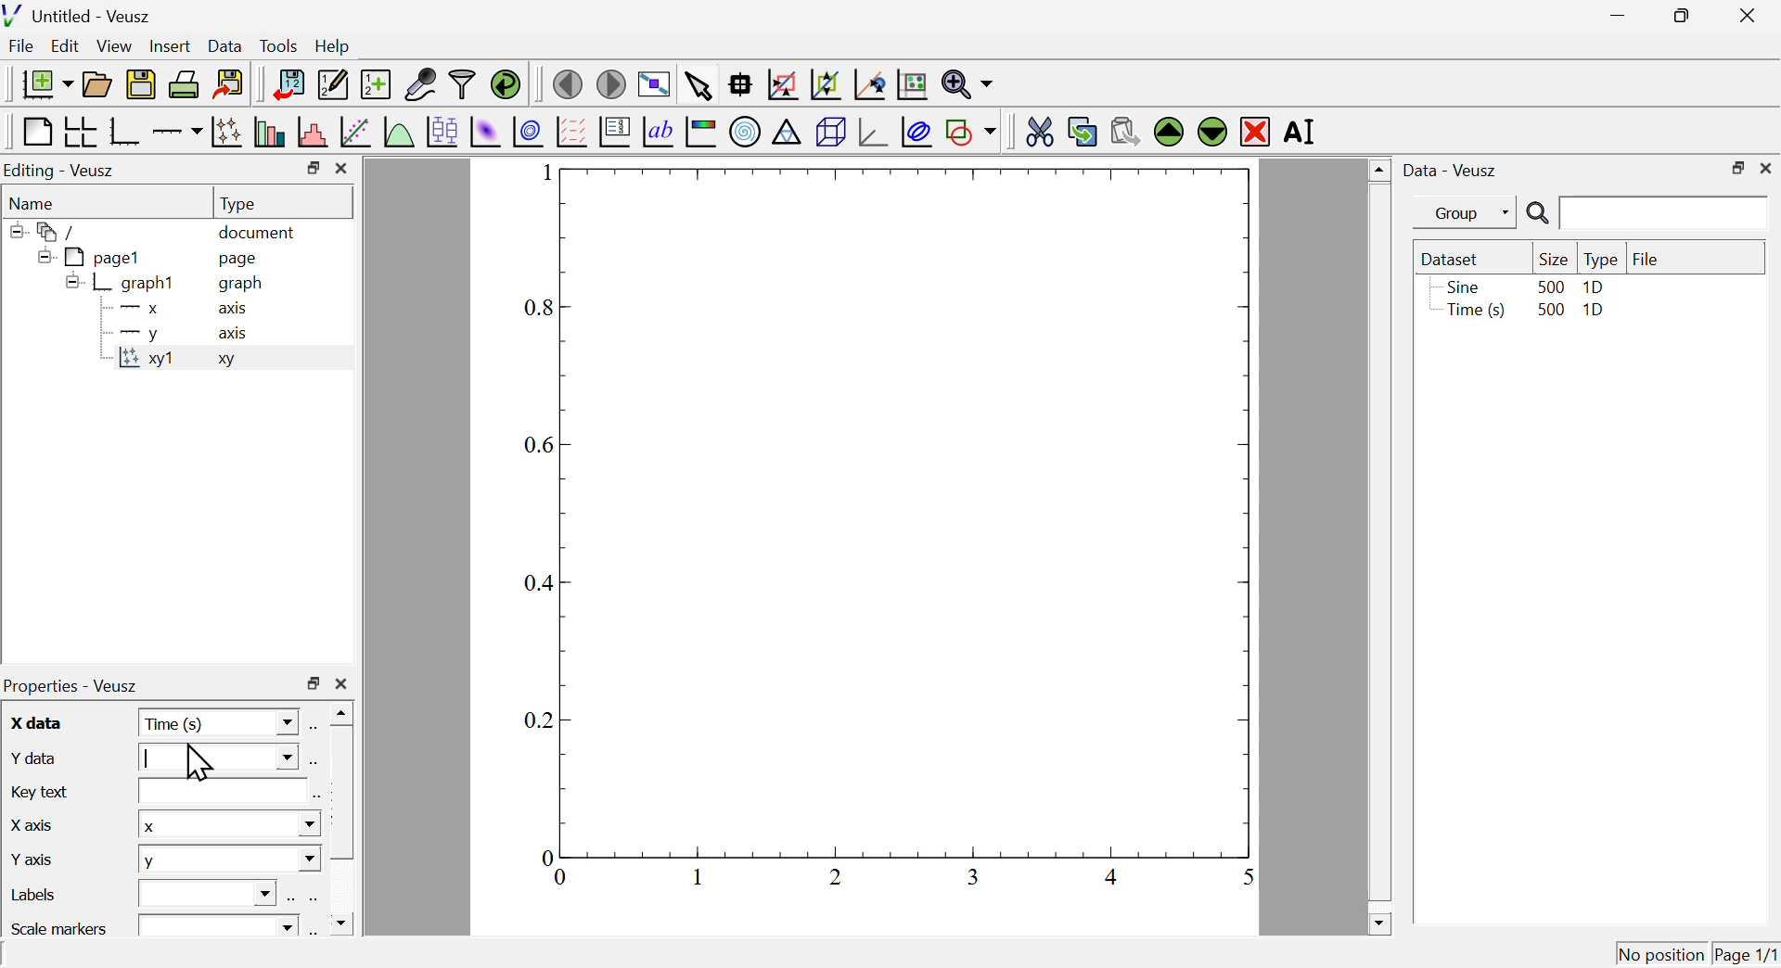 The image size is (1781, 968). I want to click on maximize, so click(313, 684).